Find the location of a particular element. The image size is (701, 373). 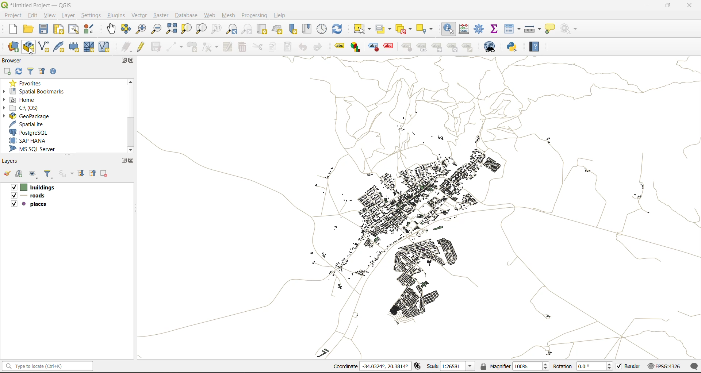

add is located at coordinates (8, 71).